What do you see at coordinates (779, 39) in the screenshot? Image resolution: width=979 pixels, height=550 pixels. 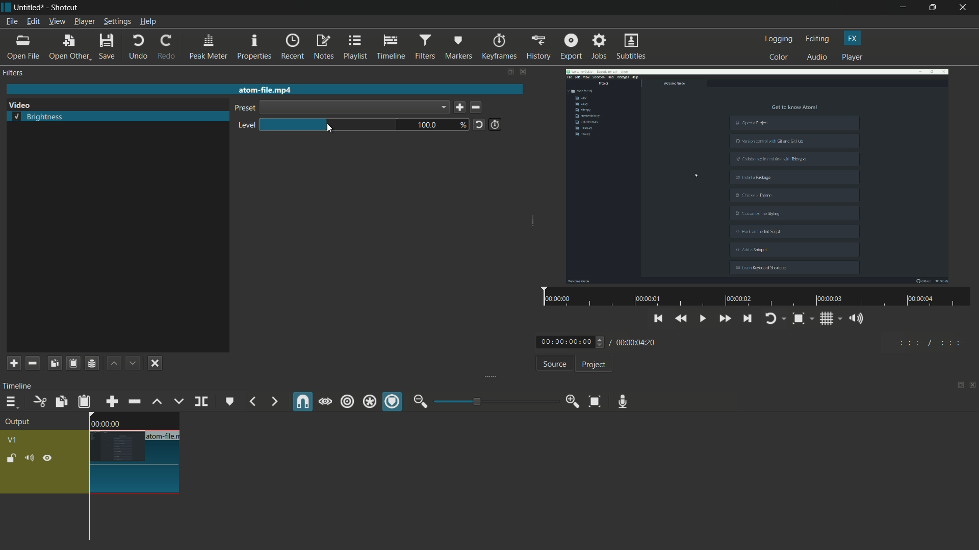 I see `logging` at bounding box center [779, 39].